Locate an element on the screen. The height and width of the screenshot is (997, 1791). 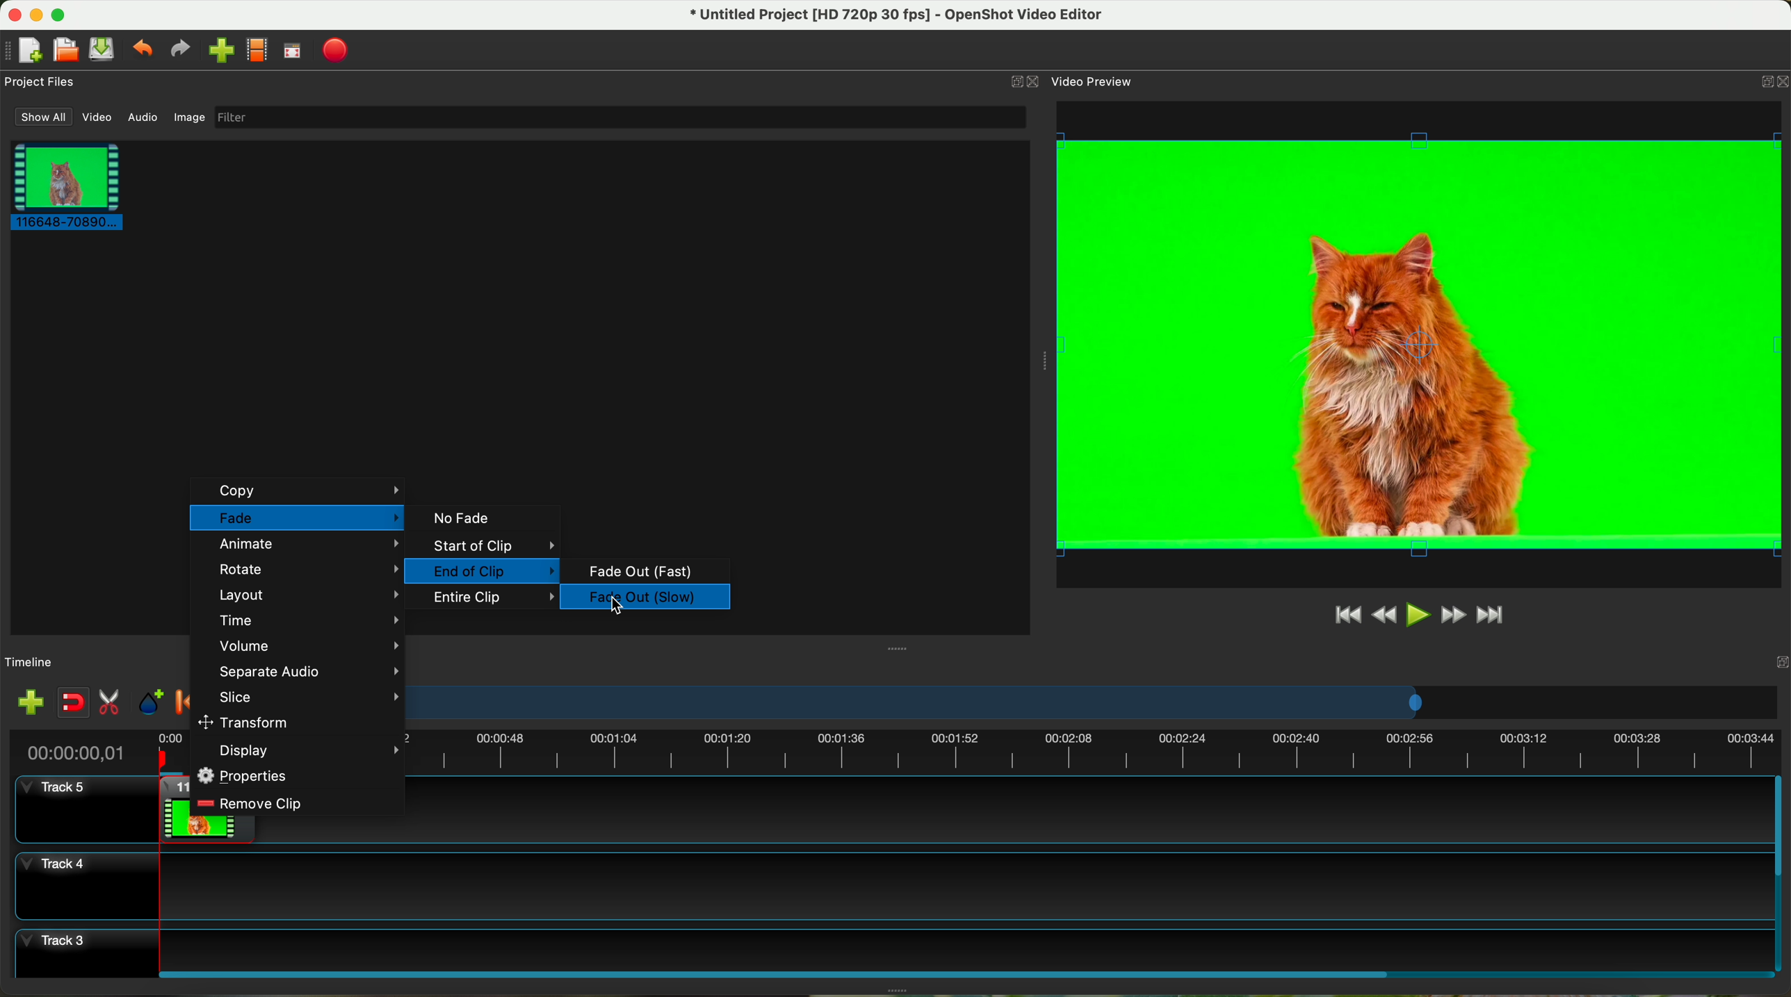
import files is located at coordinates (30, 704).